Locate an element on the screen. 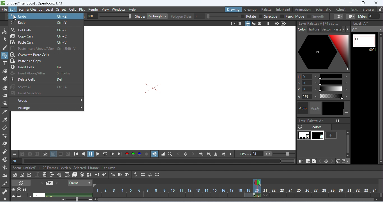 This screenshot has width=383, height=202. apply is located at coordinates (317, 108).